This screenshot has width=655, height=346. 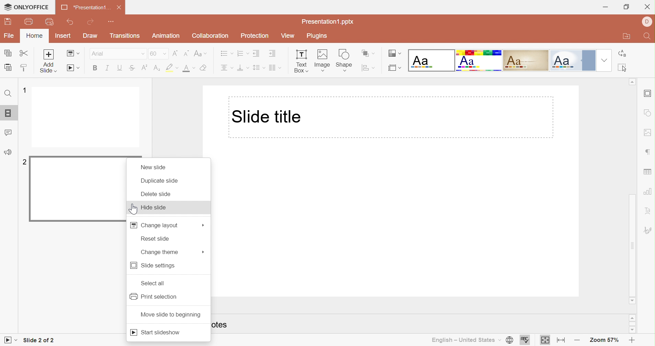 What do you see at coordinates (73, 68) in the screenshot?
I see `Start Slideshow` at bounding box center [73, 68].